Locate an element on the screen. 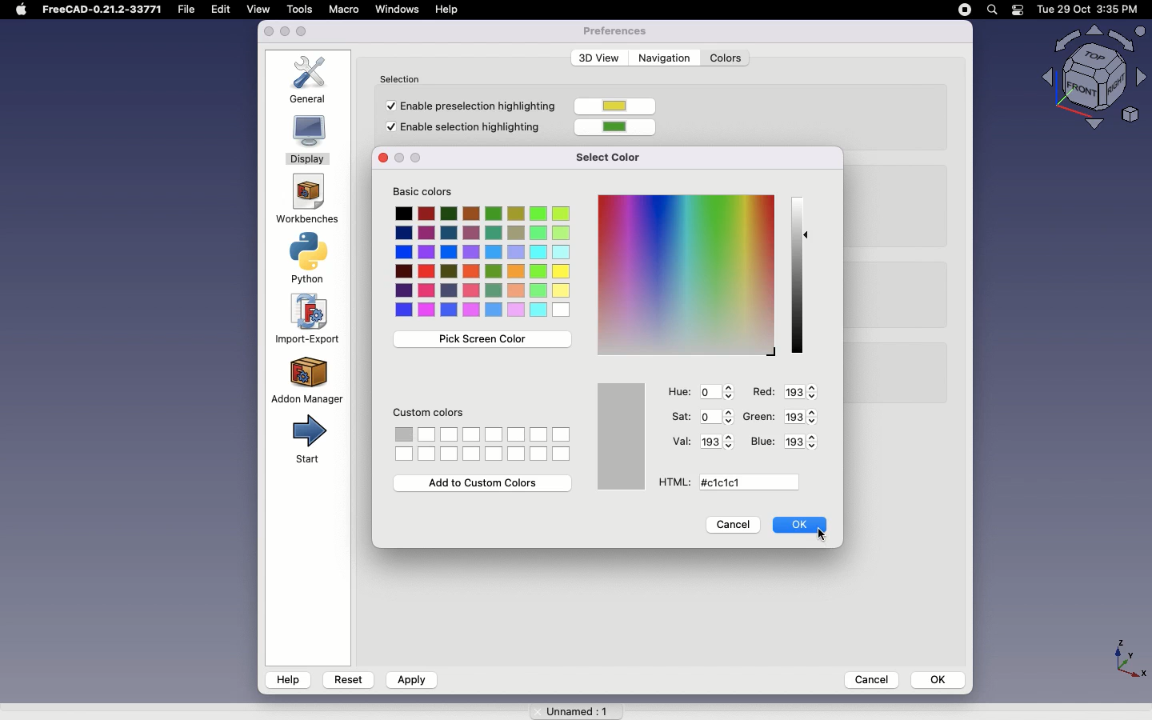  193 is located at coordinates (715, 442).